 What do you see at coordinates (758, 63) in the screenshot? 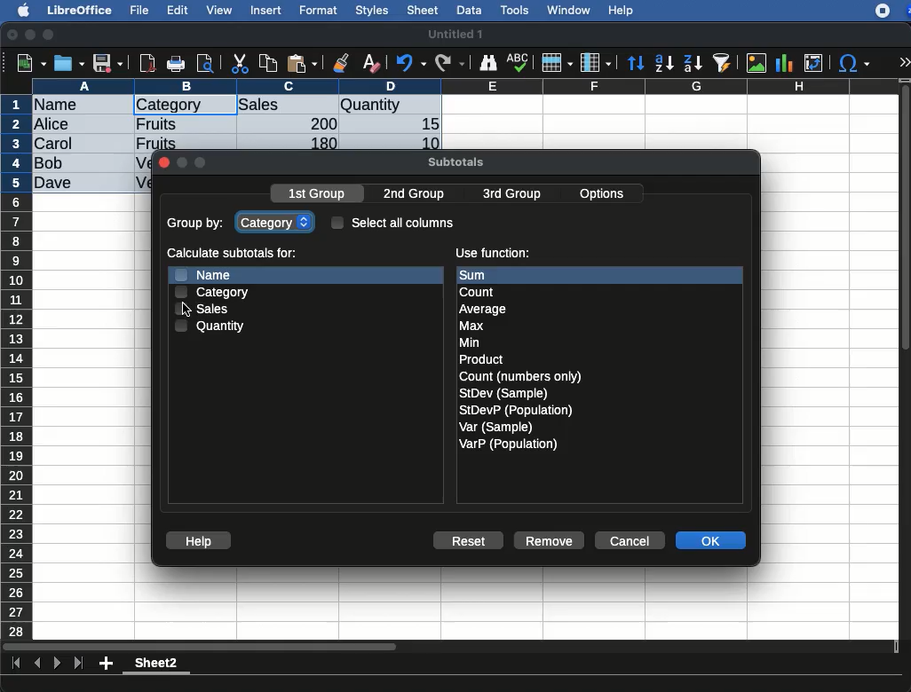
I see `image` at bounding box center [758, 63].